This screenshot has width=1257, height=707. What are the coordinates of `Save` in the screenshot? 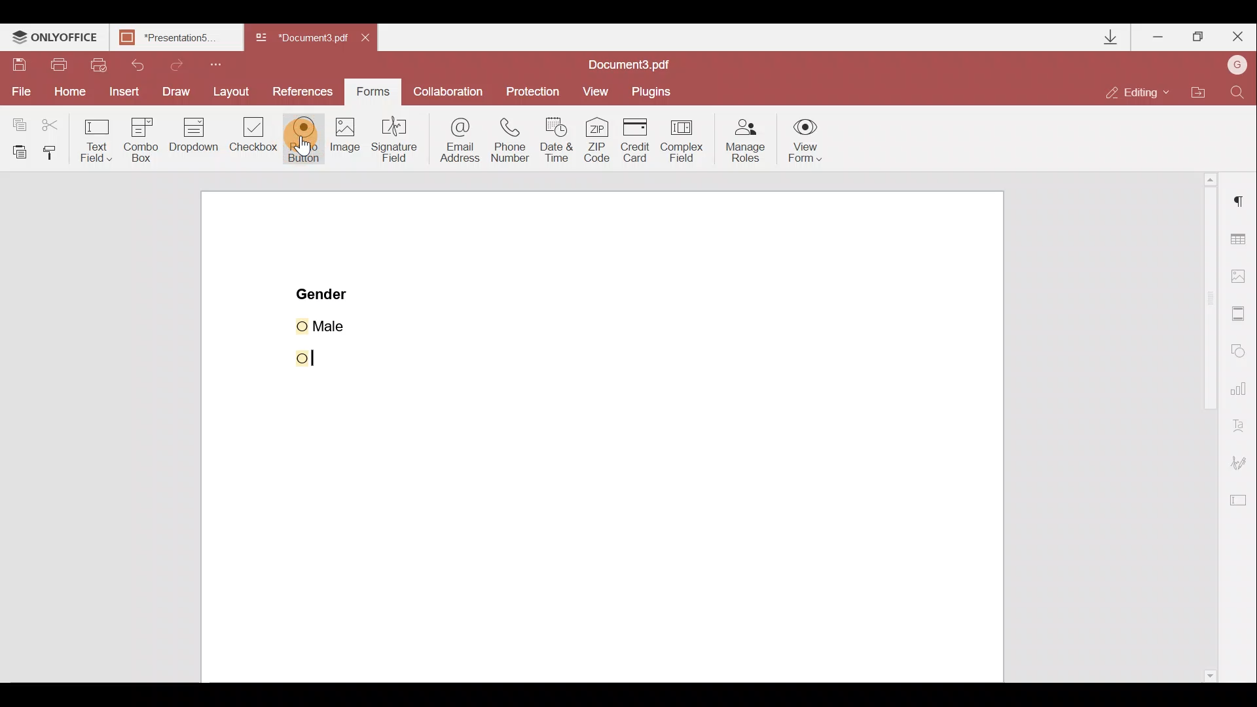 It's located at (21, 65).